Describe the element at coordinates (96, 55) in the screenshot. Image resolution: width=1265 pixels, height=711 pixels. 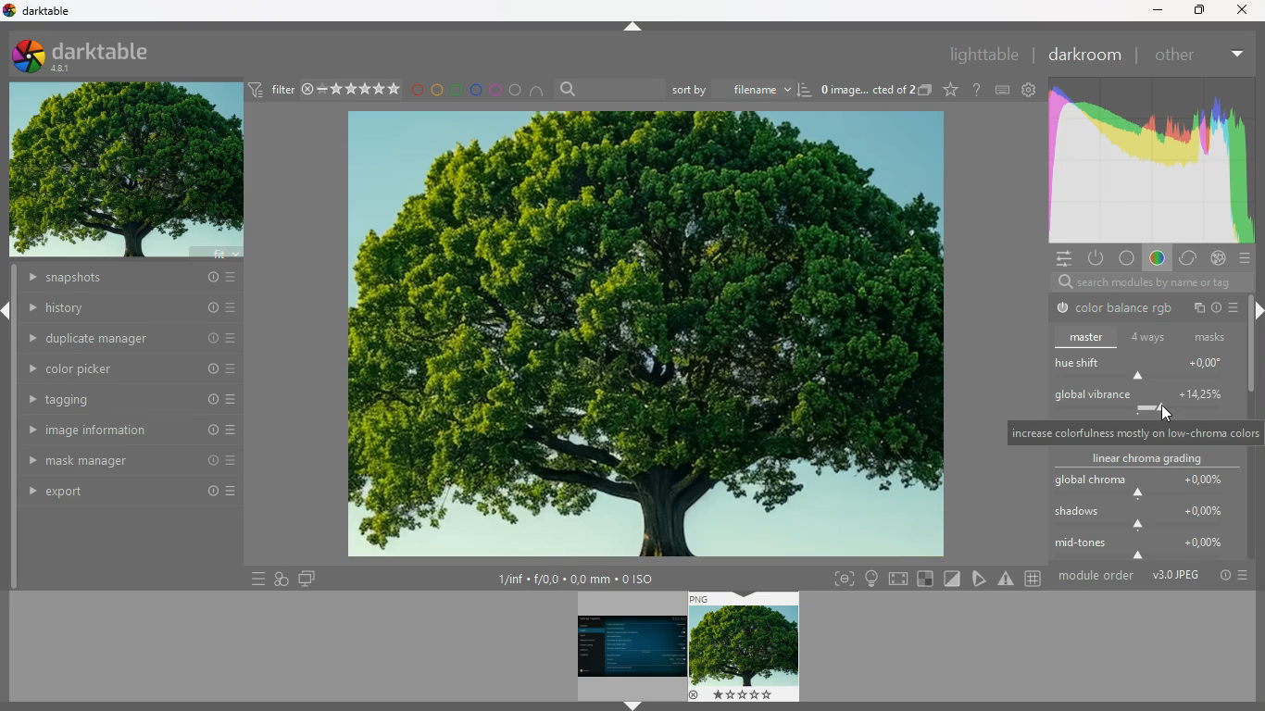
I see `darktable` at that location.